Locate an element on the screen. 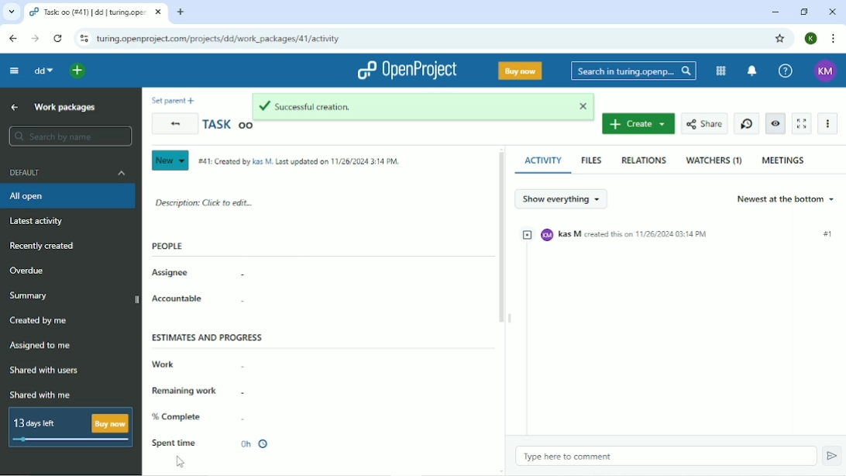  close is located at coordinates (159, 14).